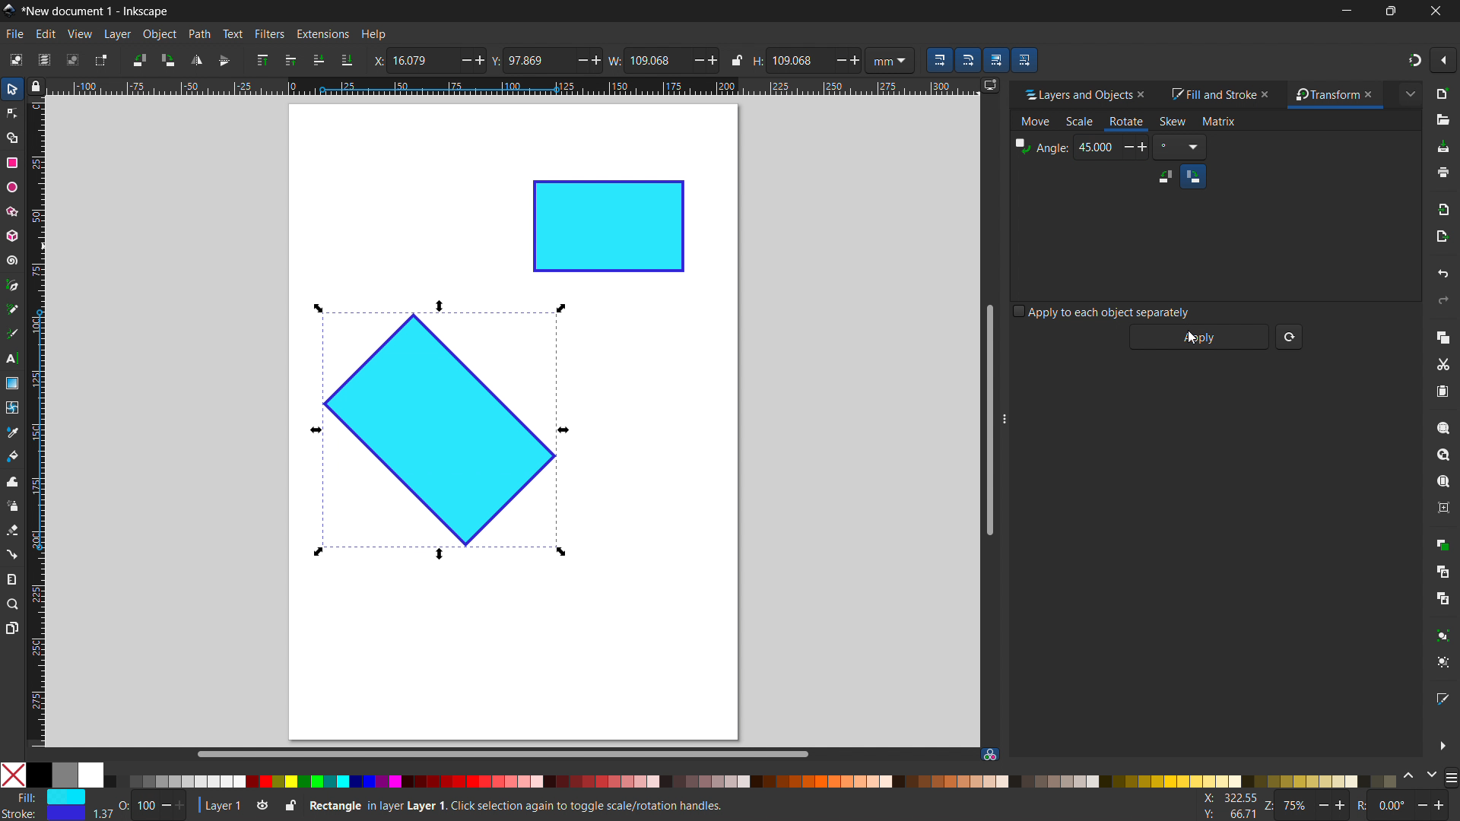 The image size is (1460, 821). Describe the element at coordinates (13, 579) in the screenshot. I see `measurement tool` at that location.